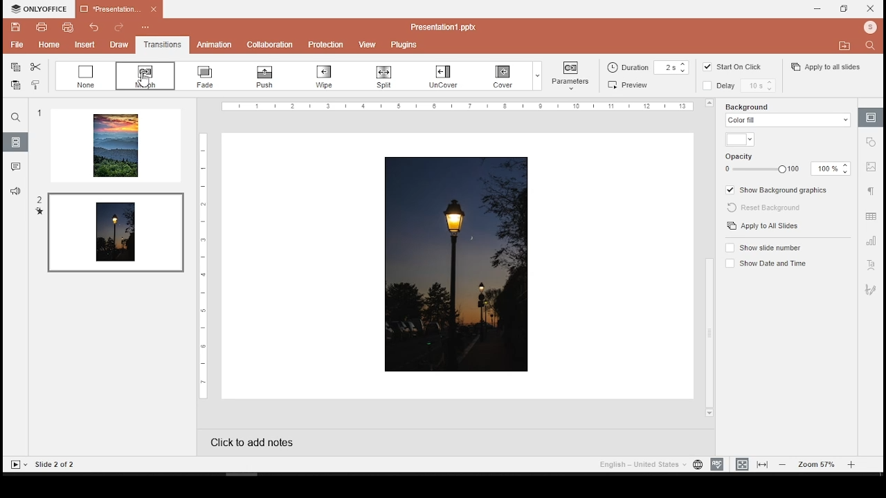 The image size is (886, 498). Describe the element at coordinates (872, 169) in the screenshot. I see `image settings` at that location.